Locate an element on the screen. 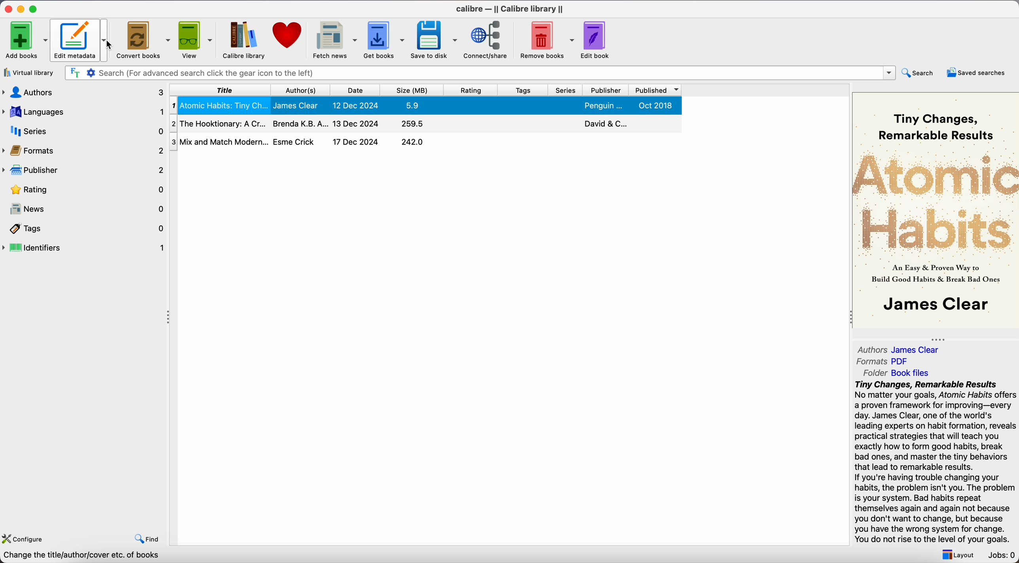 The width and height of the screenshot is (1019, 563). 242.0 is located at coordinates (413, 142).